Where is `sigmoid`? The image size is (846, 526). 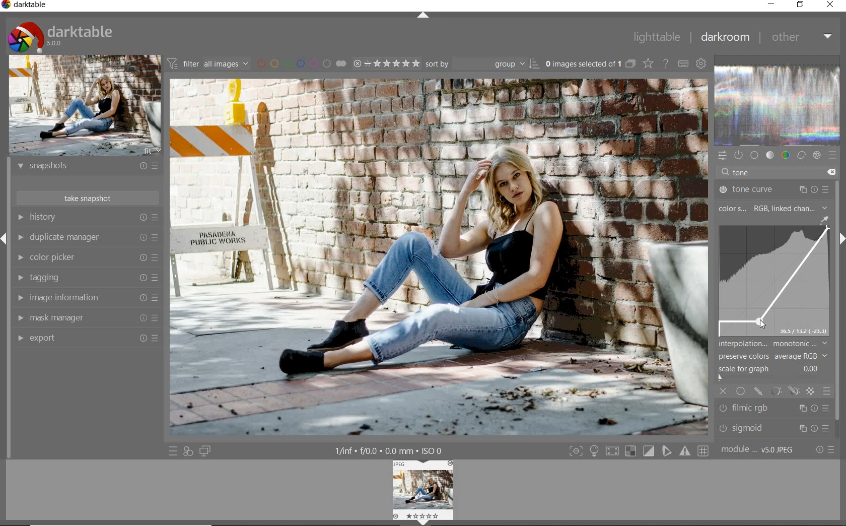 sigmoid is located at coordinates (772, 428).